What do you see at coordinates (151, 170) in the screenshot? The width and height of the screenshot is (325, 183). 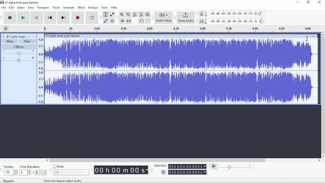 I see `Audacity selection toolbar` at bounding box center [151, 170].